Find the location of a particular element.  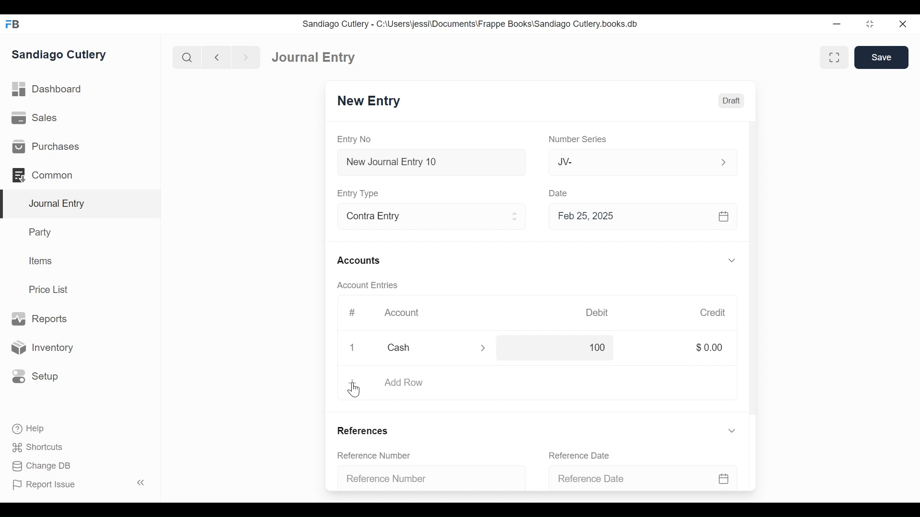

Expand is located at coordinates (516, 218).